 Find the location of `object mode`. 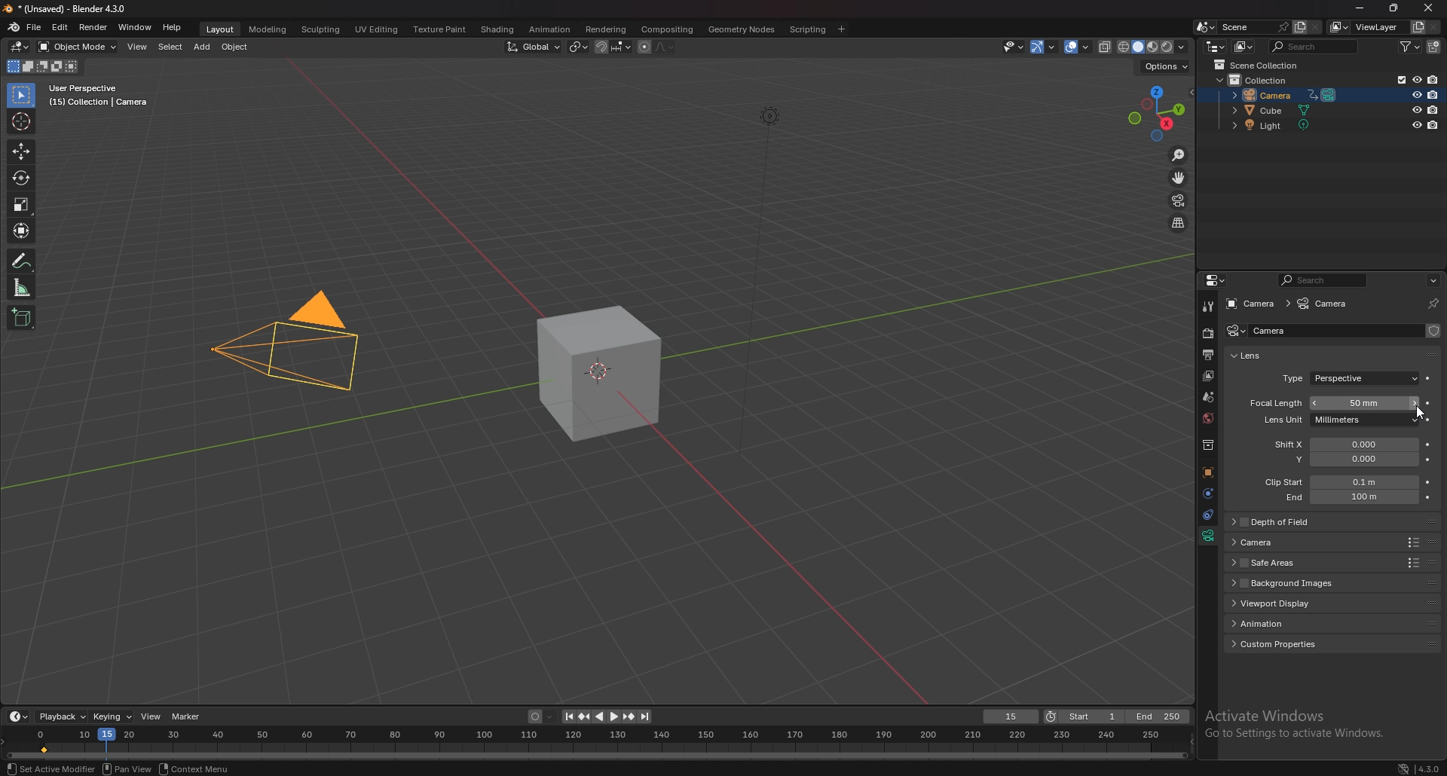

object mode is located at coordinates (77, 47).